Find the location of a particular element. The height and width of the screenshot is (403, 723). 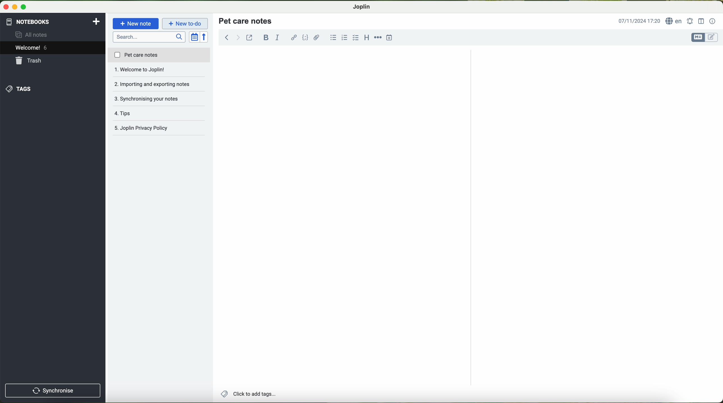

bulleted list is located at coordinates (332, 38).